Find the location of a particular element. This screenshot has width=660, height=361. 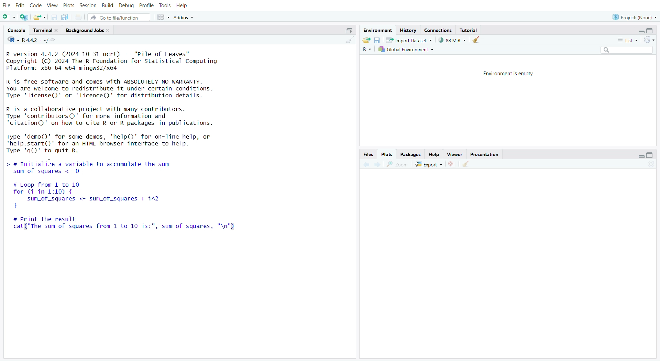

empty plot area is located at coordinates (511, 263).